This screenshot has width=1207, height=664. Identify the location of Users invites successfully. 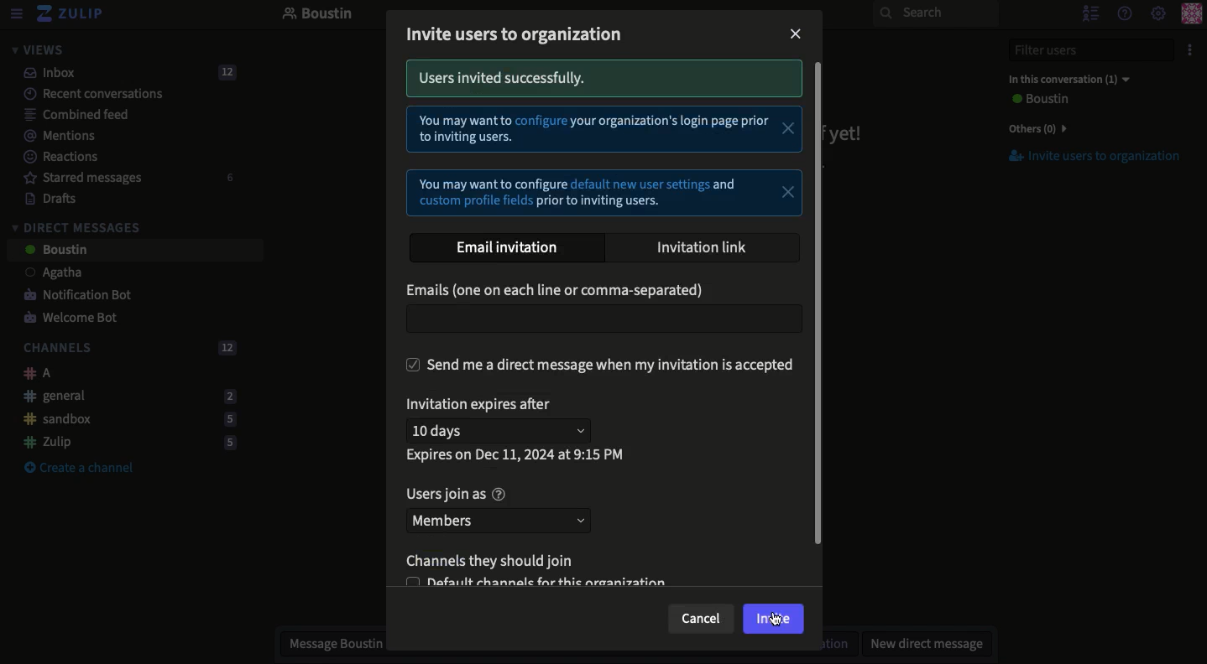
(603, 80).